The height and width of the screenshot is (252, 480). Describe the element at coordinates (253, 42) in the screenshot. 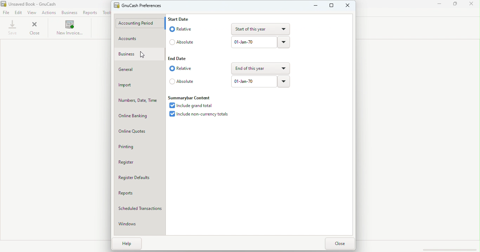

I see `Text box` at that location.